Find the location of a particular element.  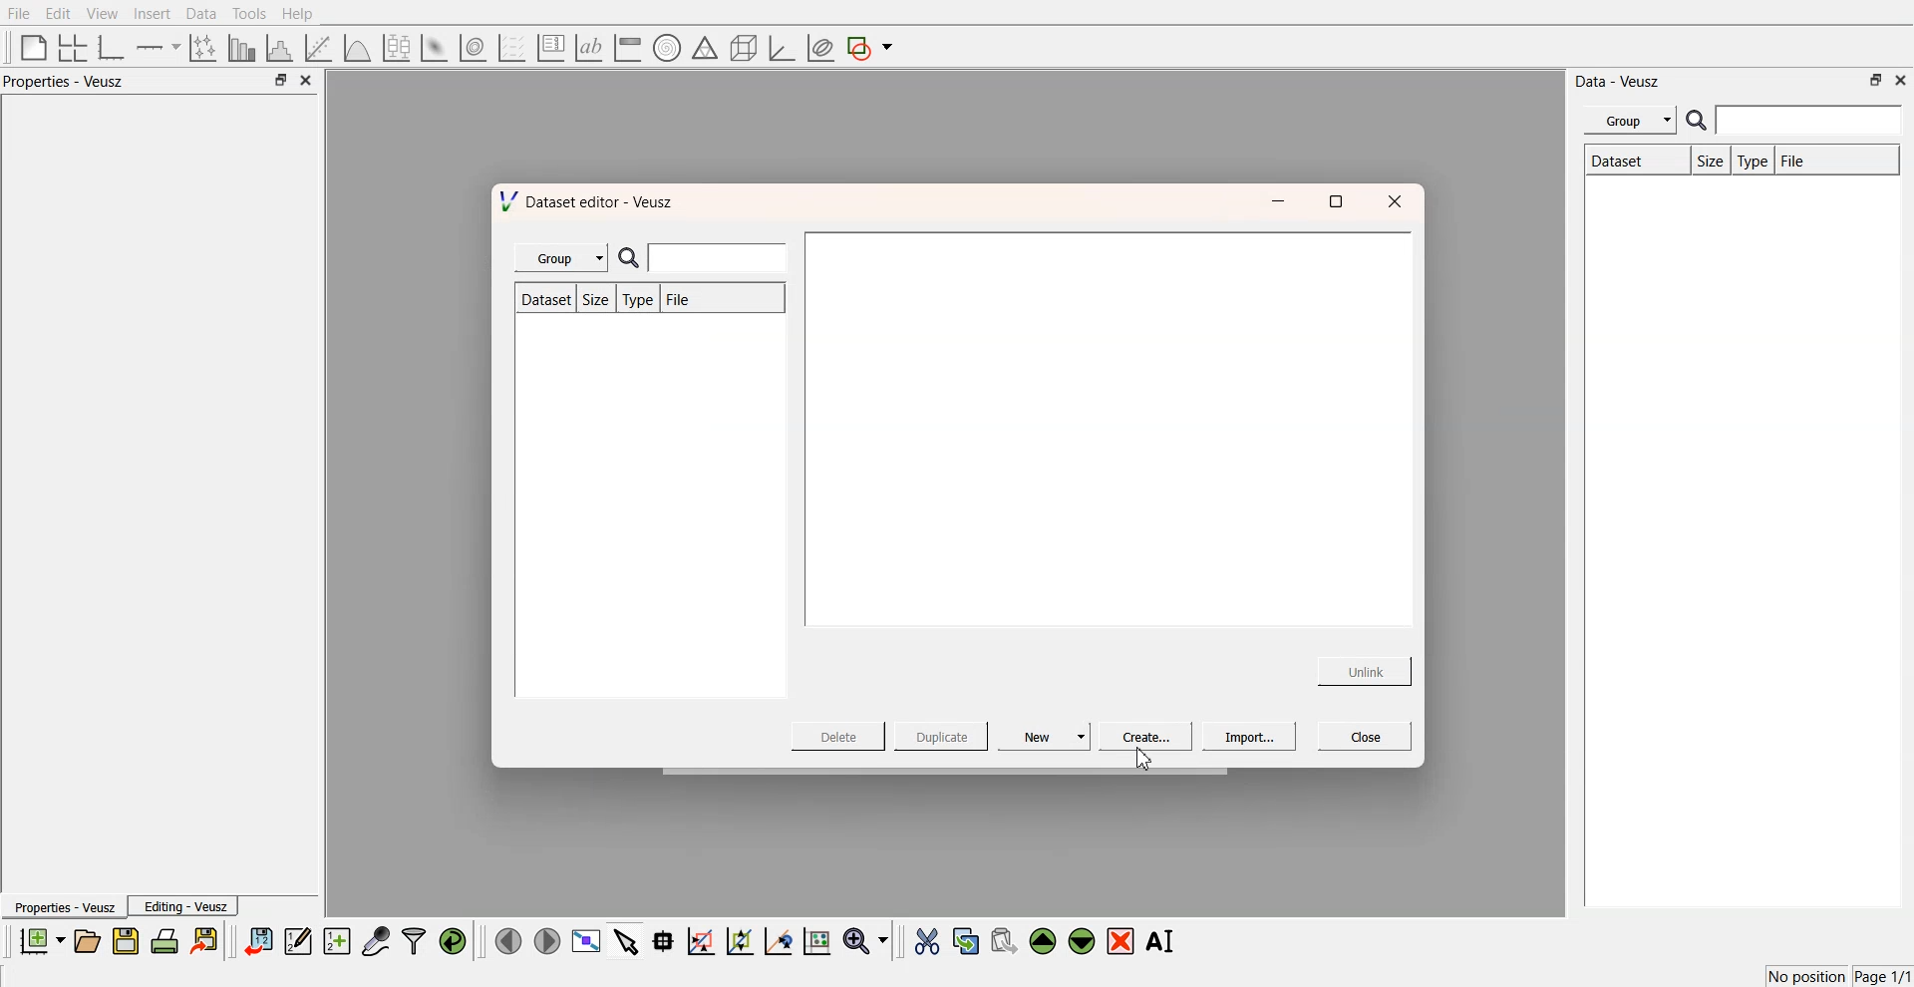

ternary shapes is located at coordinates (702, 50).